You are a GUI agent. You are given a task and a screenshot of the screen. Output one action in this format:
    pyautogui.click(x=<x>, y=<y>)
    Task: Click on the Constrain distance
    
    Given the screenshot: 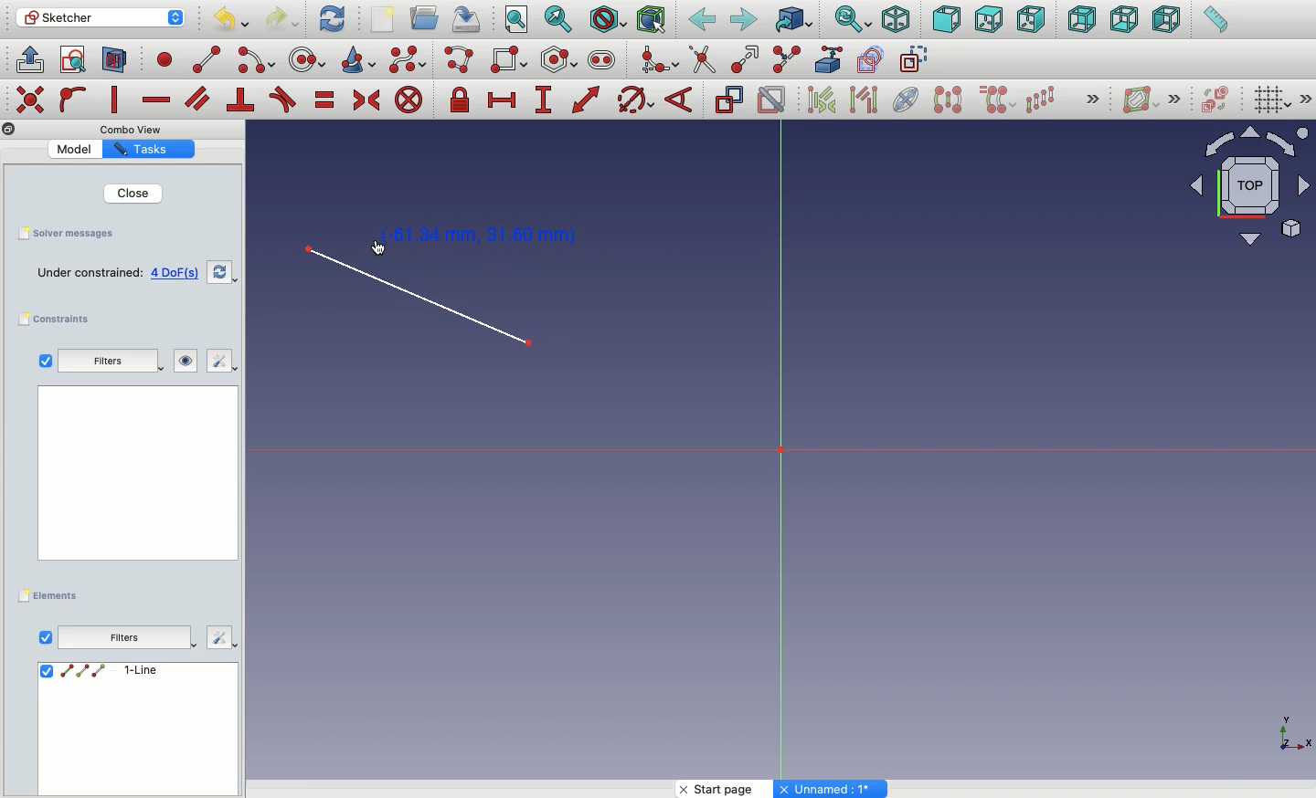 What is the action you would take?
    pyautogui.click(x=587, y=100)
    